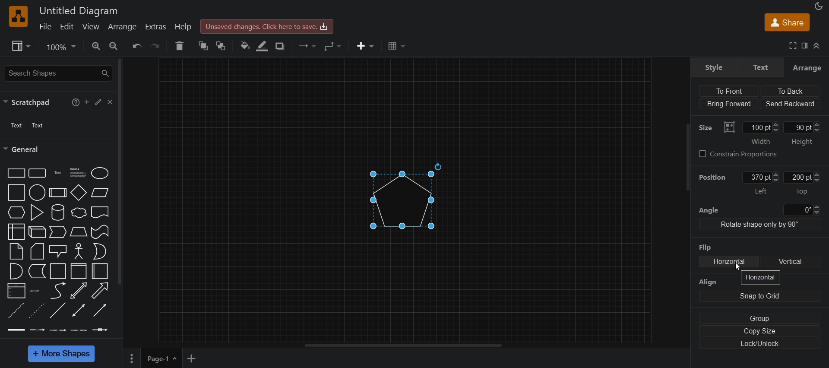  I want to click on Sqaure, so click(16, 193).